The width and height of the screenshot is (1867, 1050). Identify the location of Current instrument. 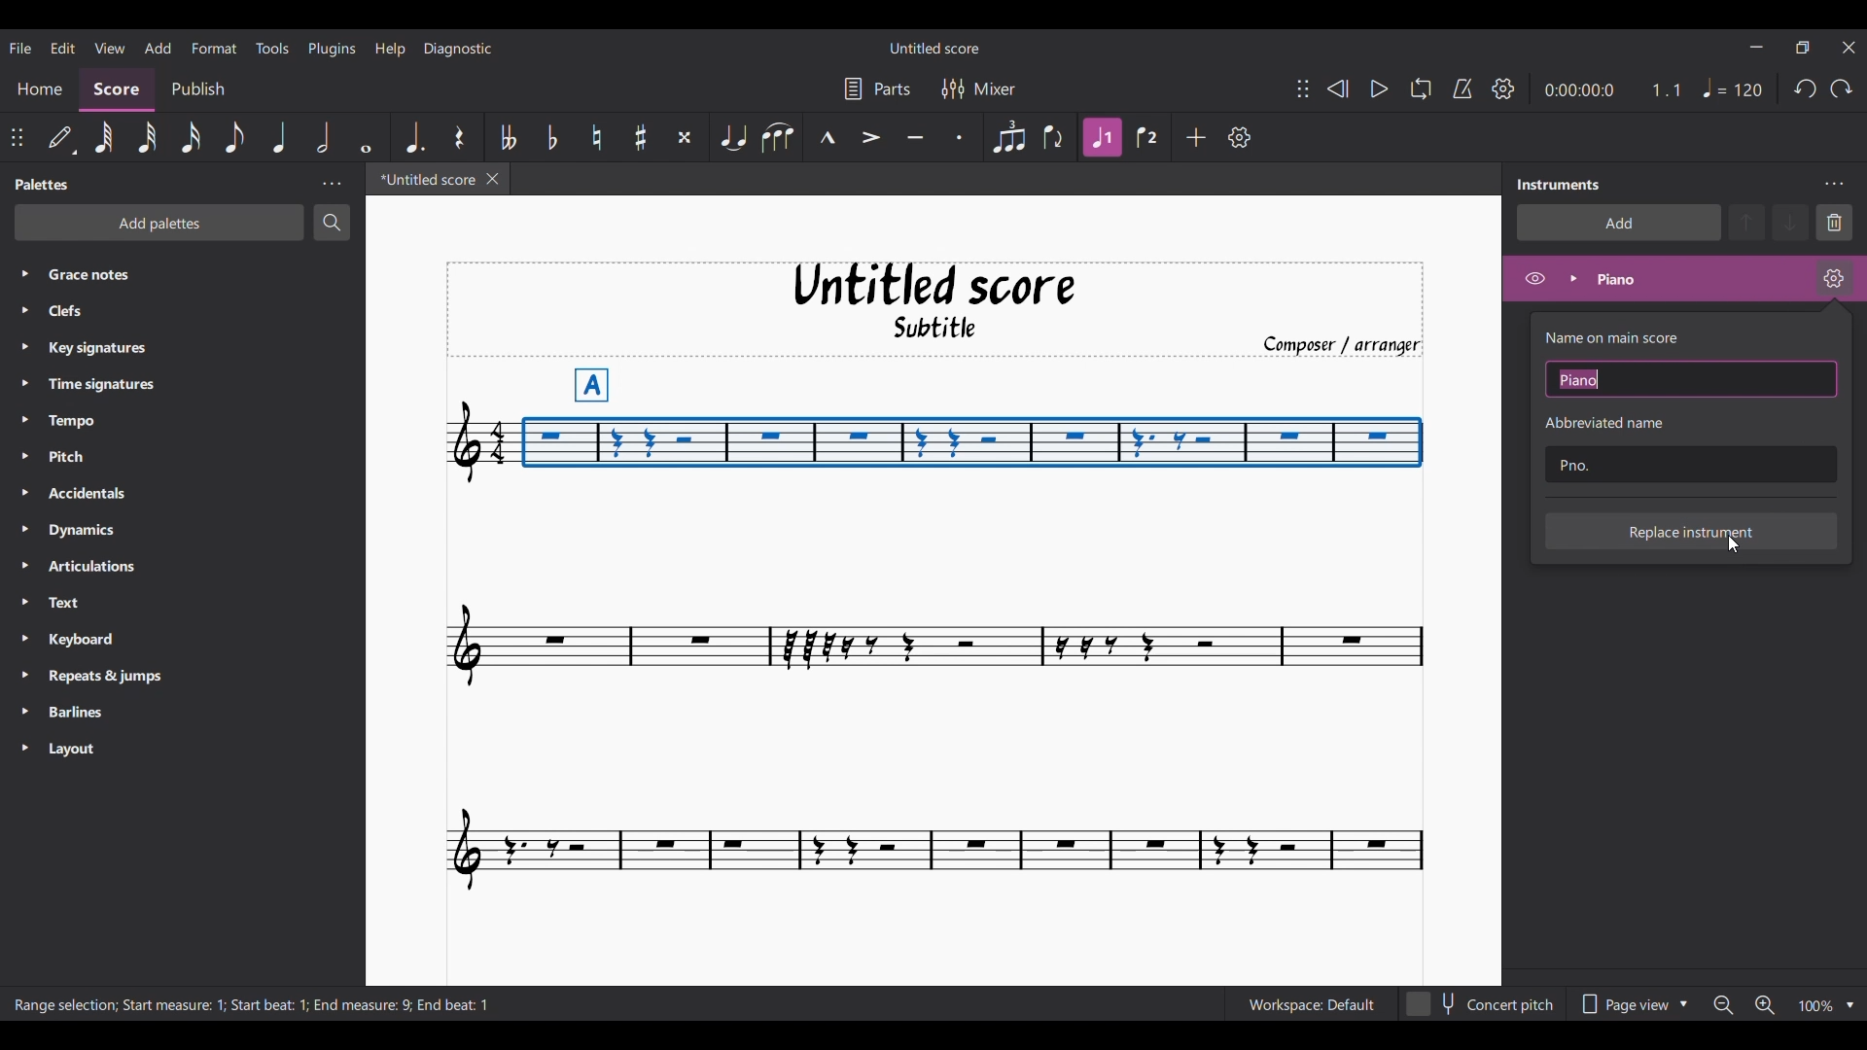
(1694, 279).